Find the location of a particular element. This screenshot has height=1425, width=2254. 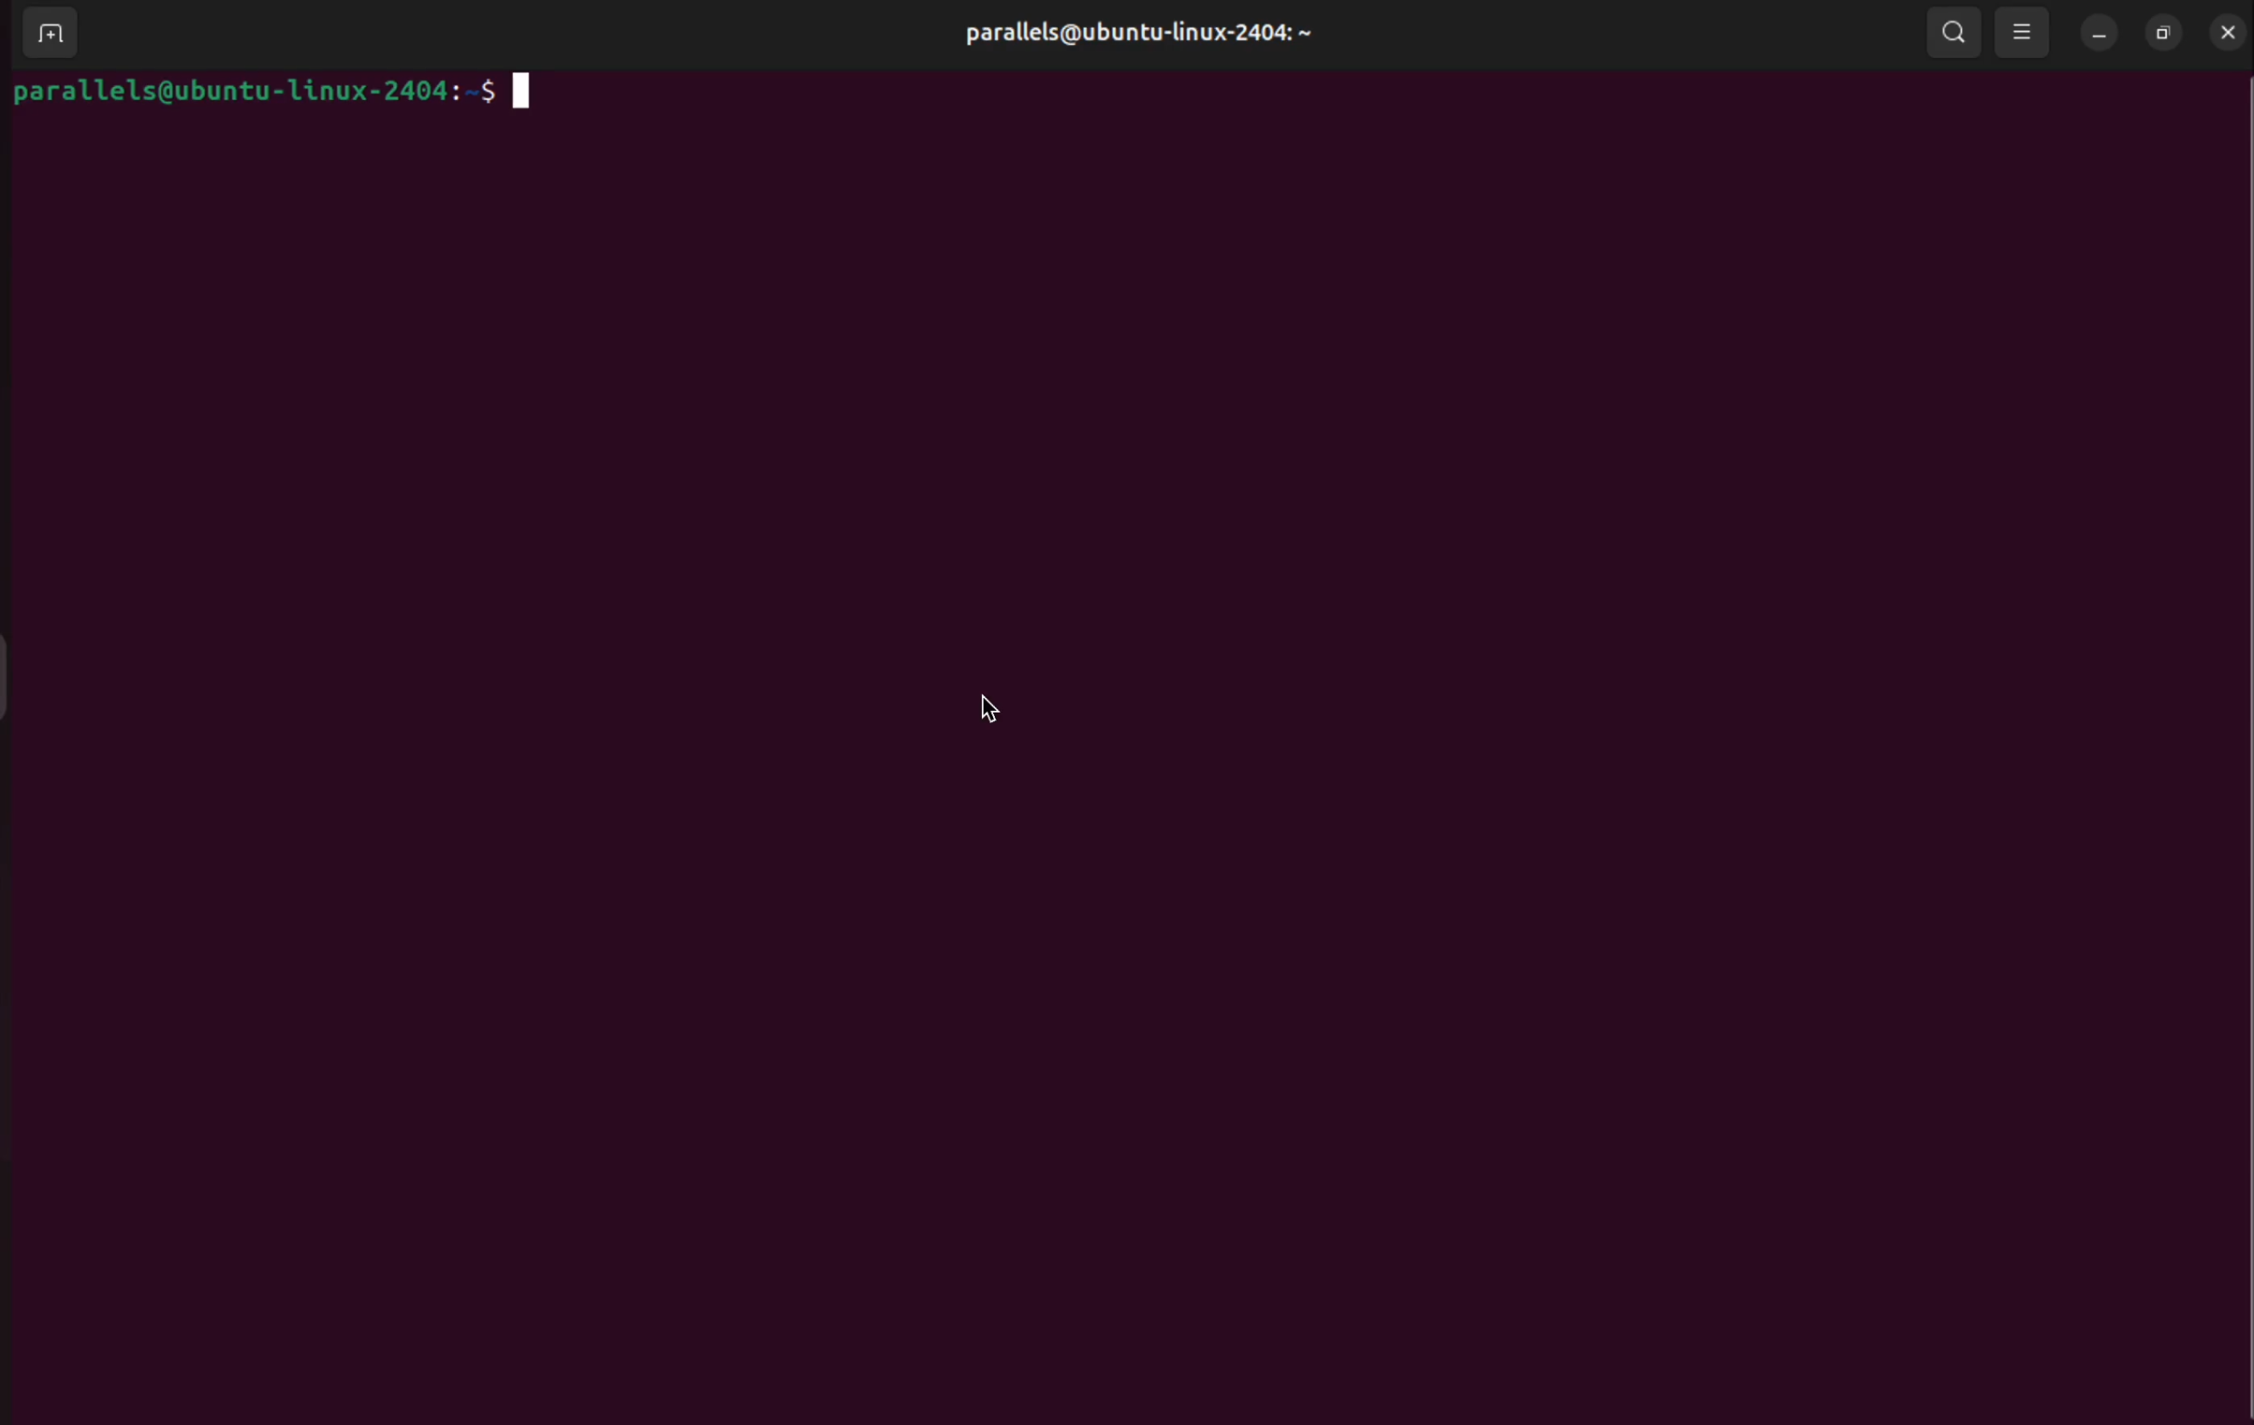

search  is located at coordinates (1953, 32).